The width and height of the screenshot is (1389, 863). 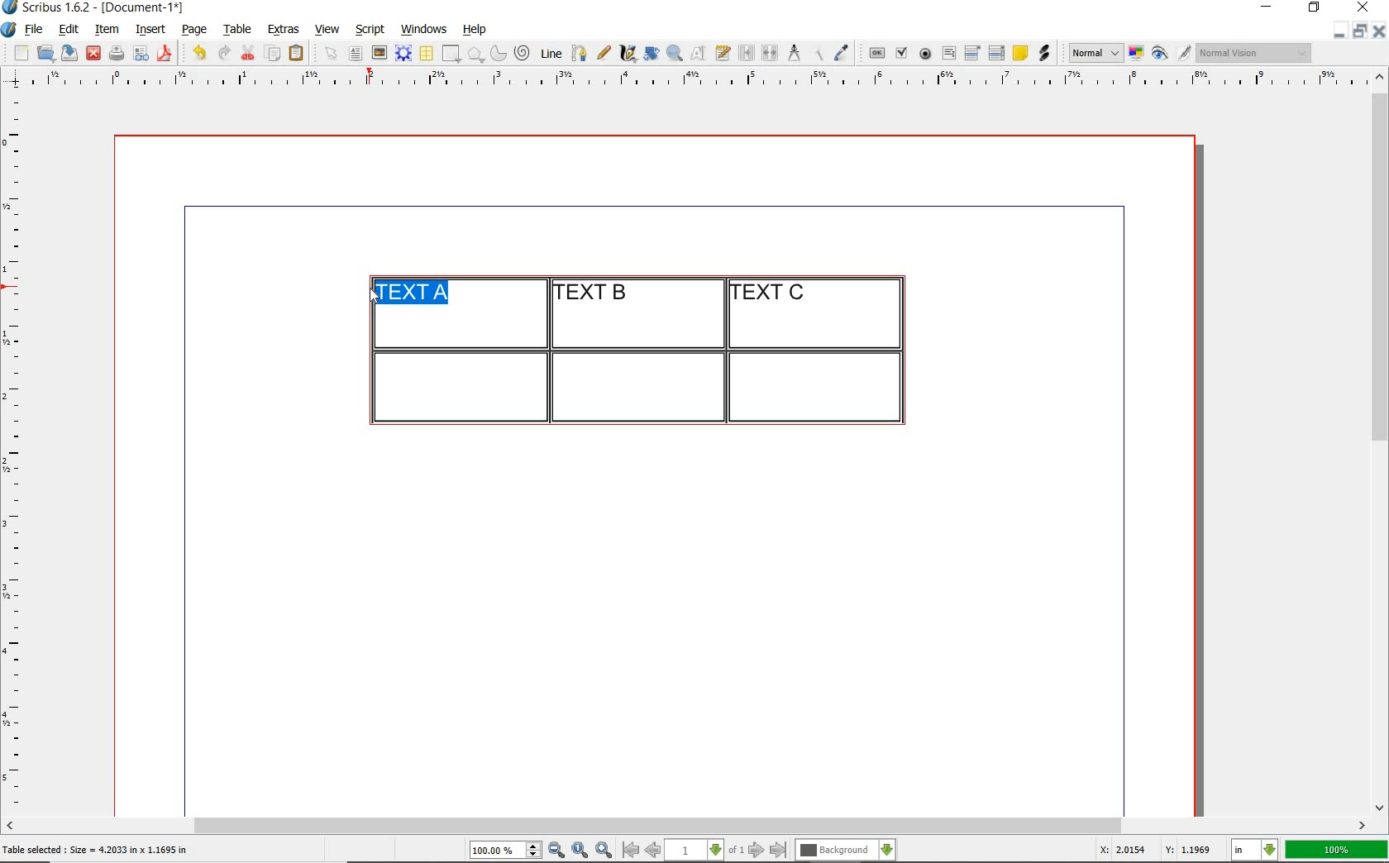 What do you see at coordinates (704, 850) in the screenshot?
I see `select current page level` at bounding box center [704, 850].